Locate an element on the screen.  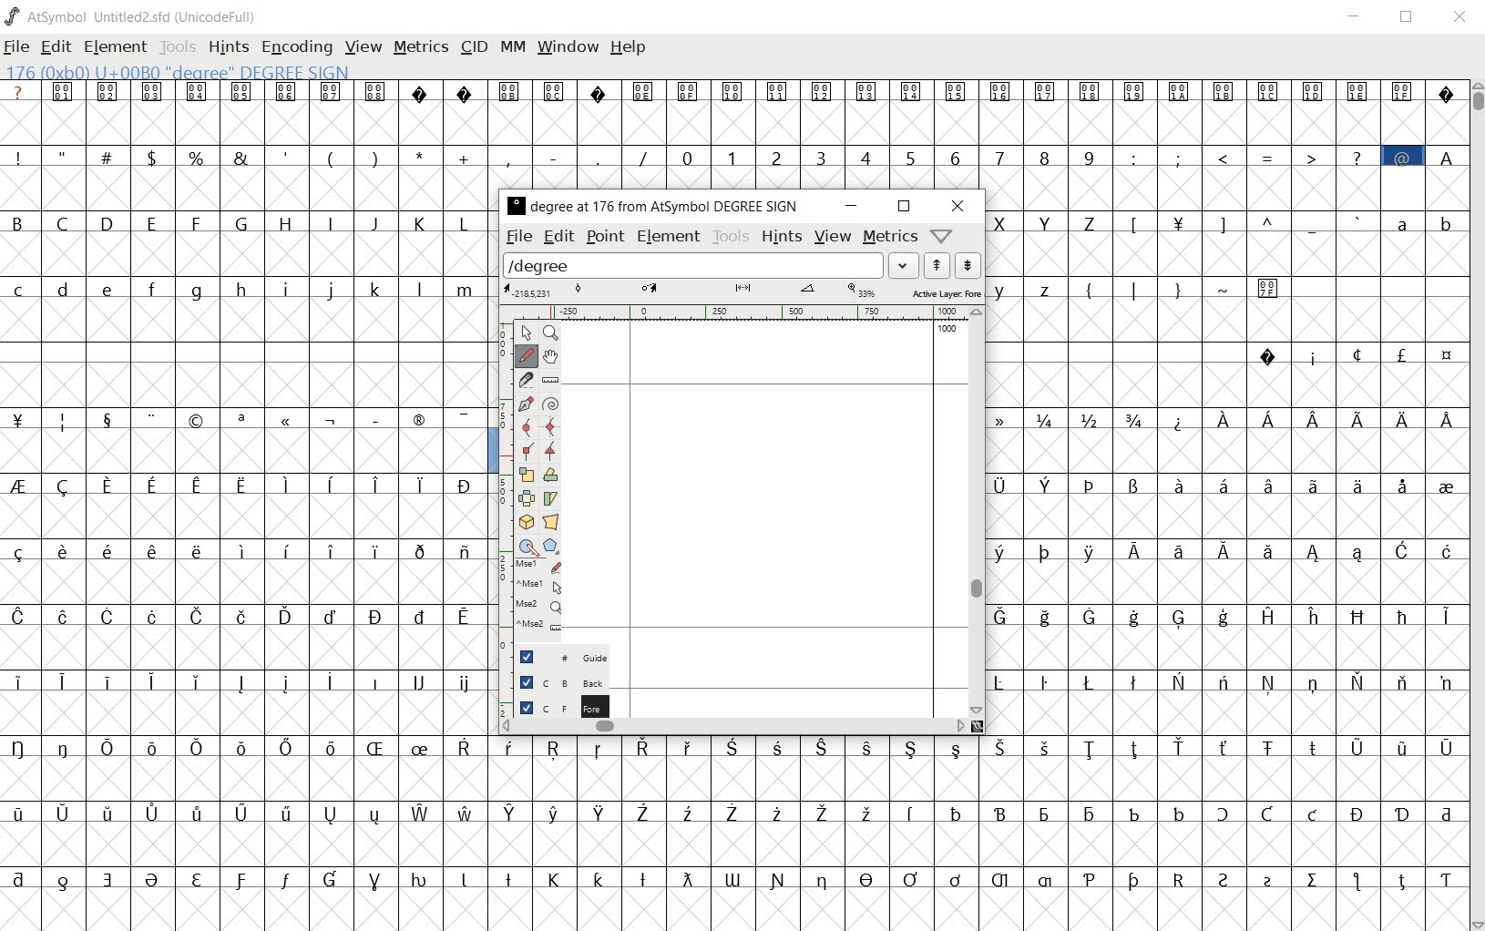
special letters is located at coordinates (979, 749).